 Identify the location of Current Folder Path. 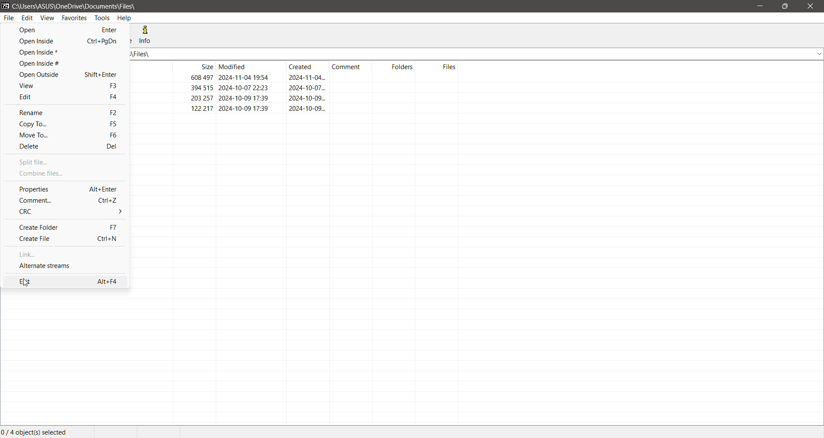
(78, 6).